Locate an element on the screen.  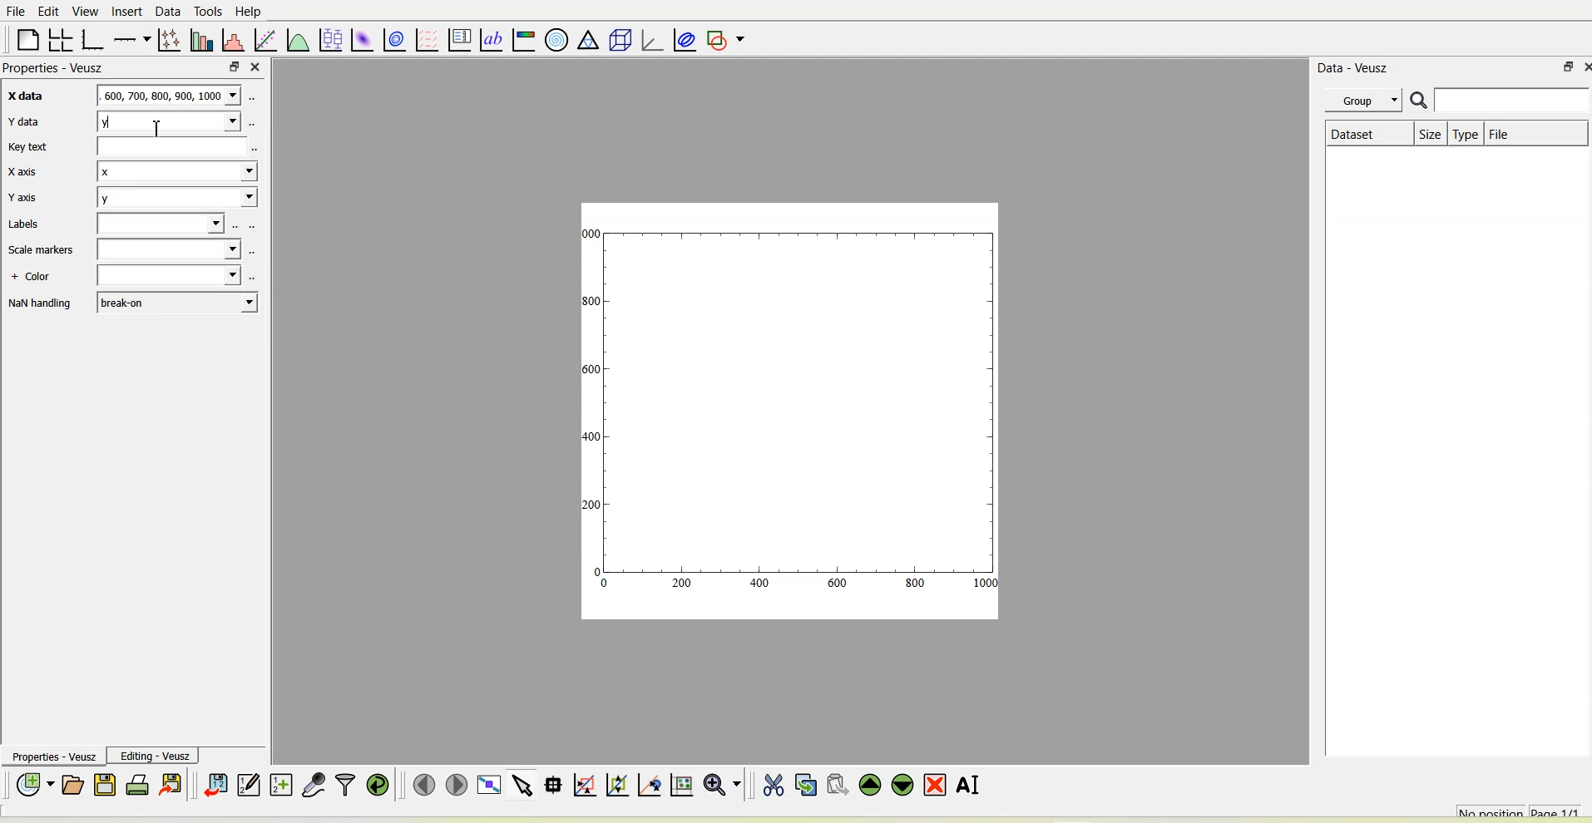
Search bar is located at coordinates (1499, 100).